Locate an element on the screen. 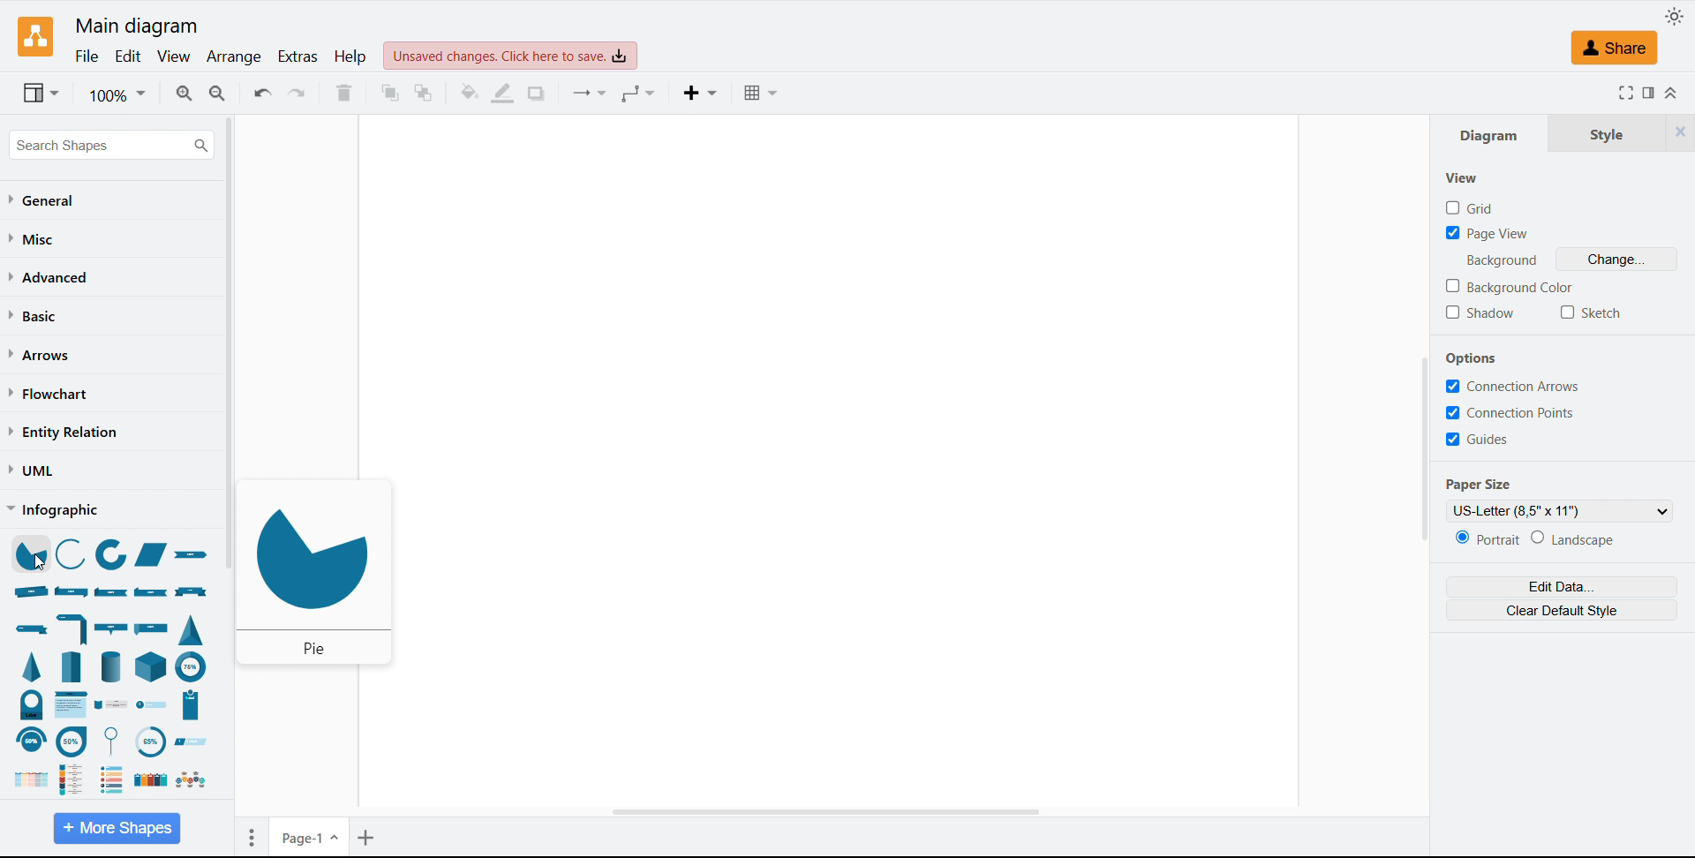  US letter (8.5''x11'') is located at coordinates (1560, 511).